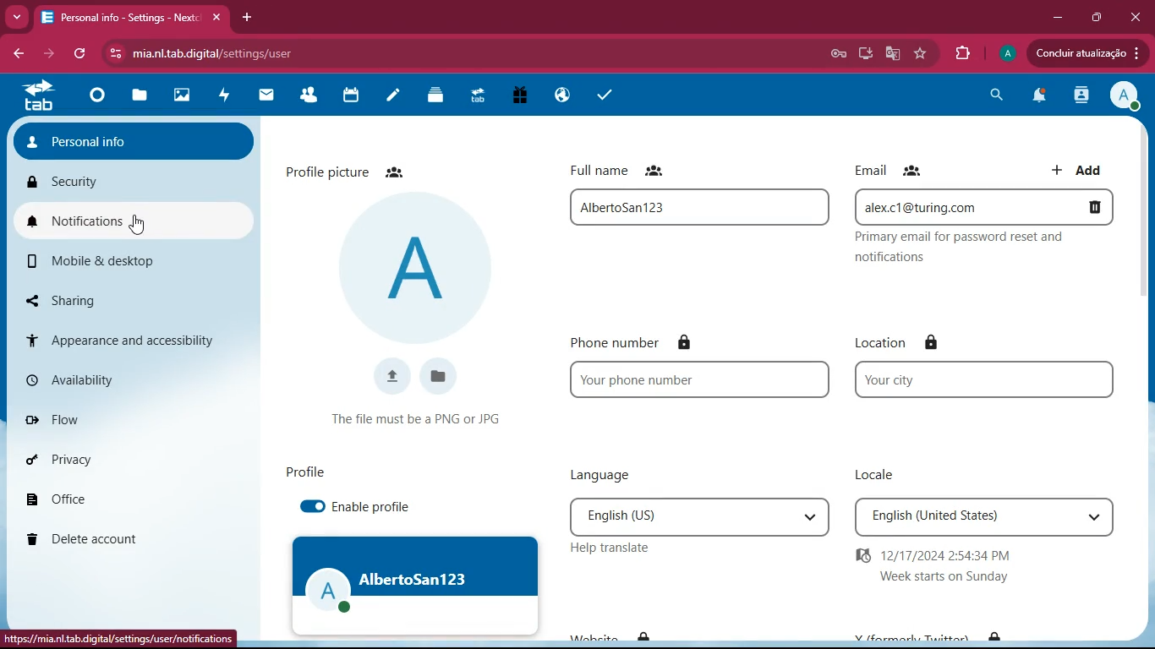  What do you see at coordinates (921, 54) in the screenshot?
I see `favourites` at bounding box center [921, 54].